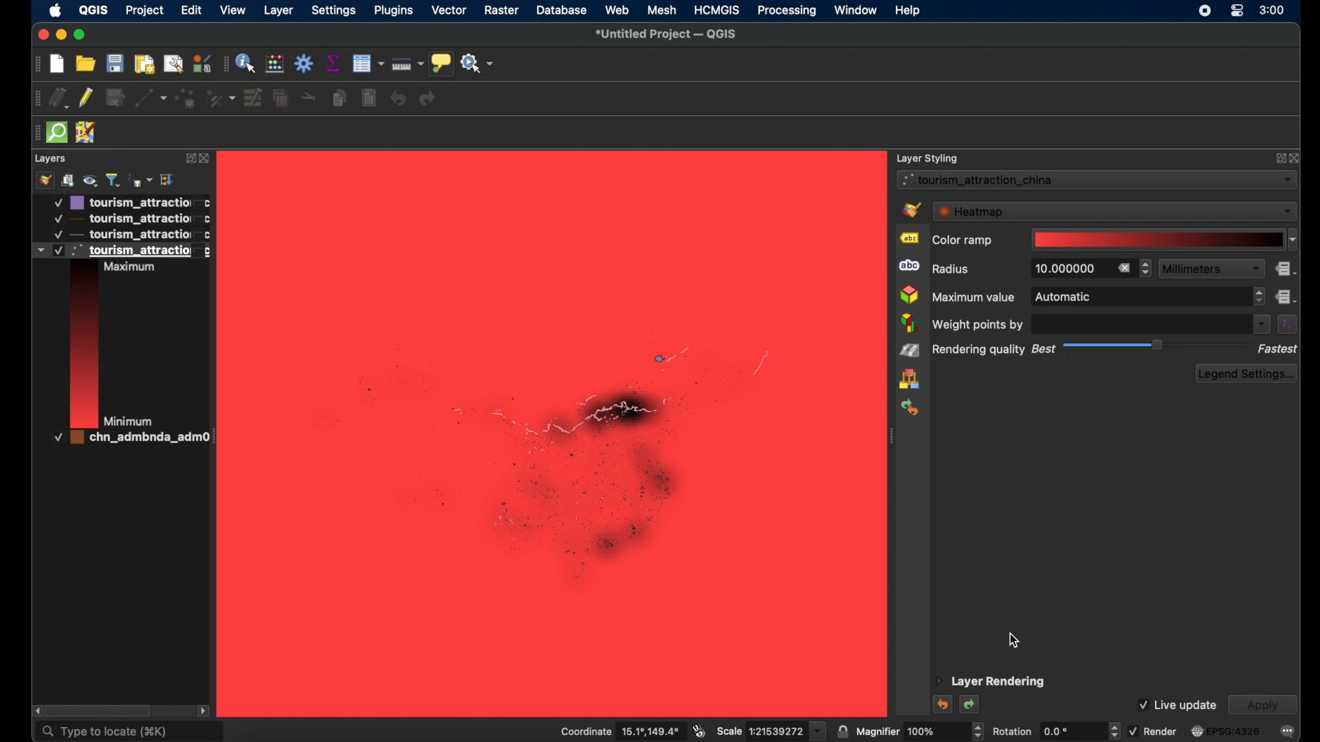 This screenshot has width=1320, height=742. Describe the element at coordinates (132, 420) in the screenshot. I see `minimum` at that location.